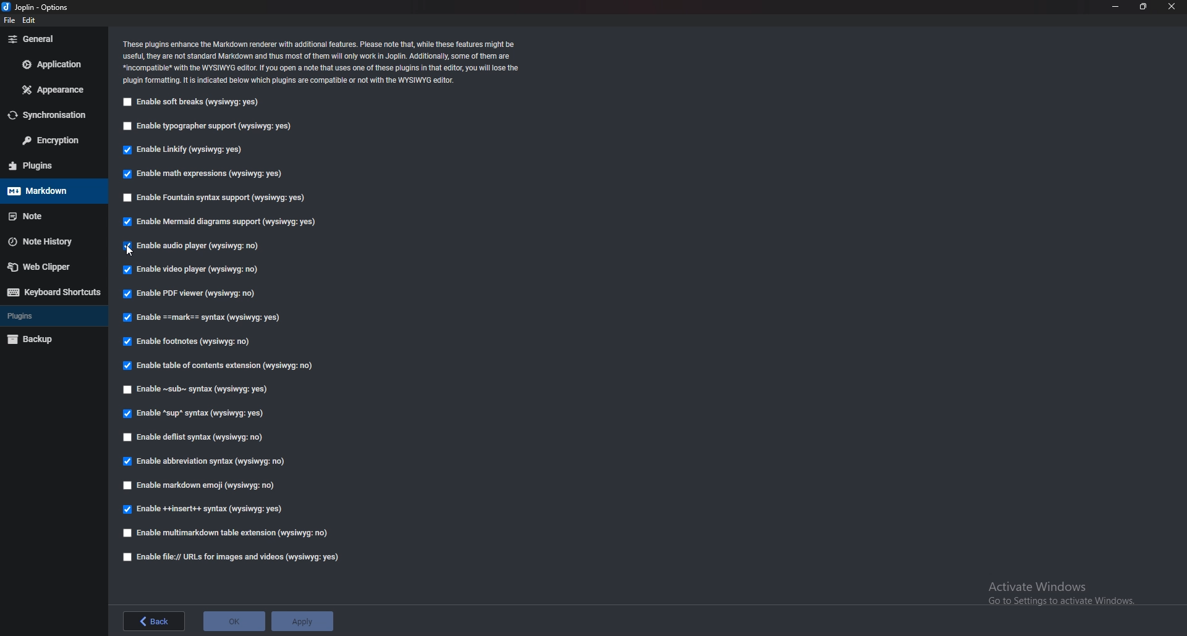 This screenshot has width=1187, height=636. What do you see at coordinates (198, 390) in the screenshot?
I see `Enable Sub syntax` at bounding box center [198, 390].